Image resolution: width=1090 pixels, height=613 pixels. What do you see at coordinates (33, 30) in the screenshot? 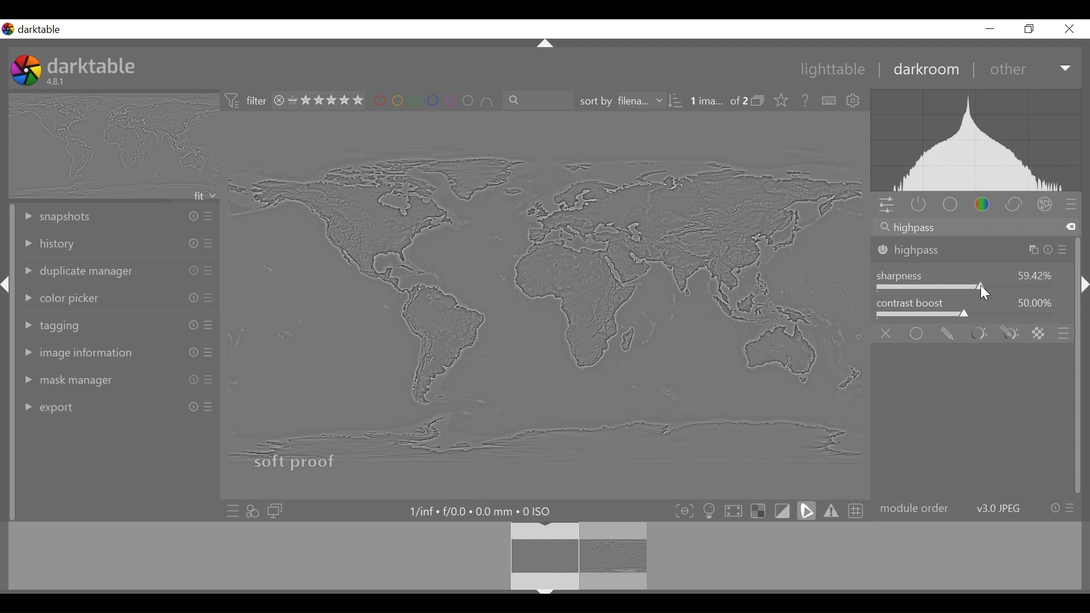
I see `Darktable desktop icon` at bounding box center [33, 30].